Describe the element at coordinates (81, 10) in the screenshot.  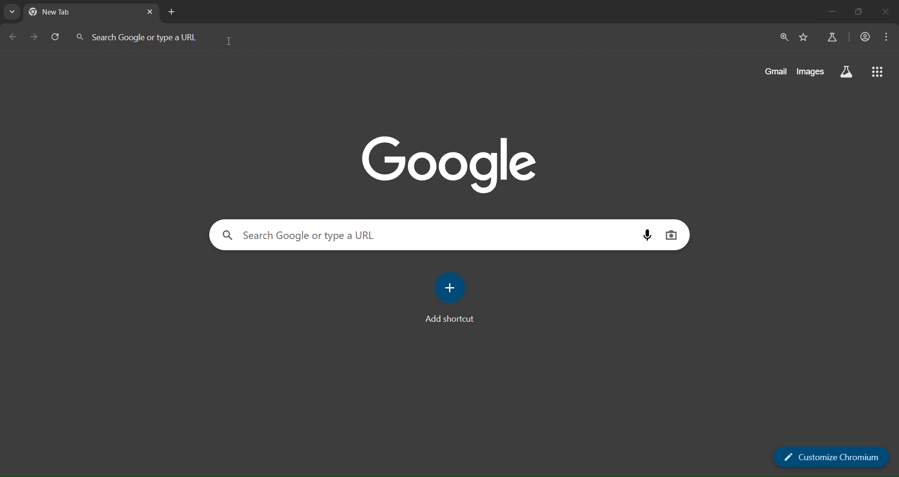
I see `new tab` at that location.